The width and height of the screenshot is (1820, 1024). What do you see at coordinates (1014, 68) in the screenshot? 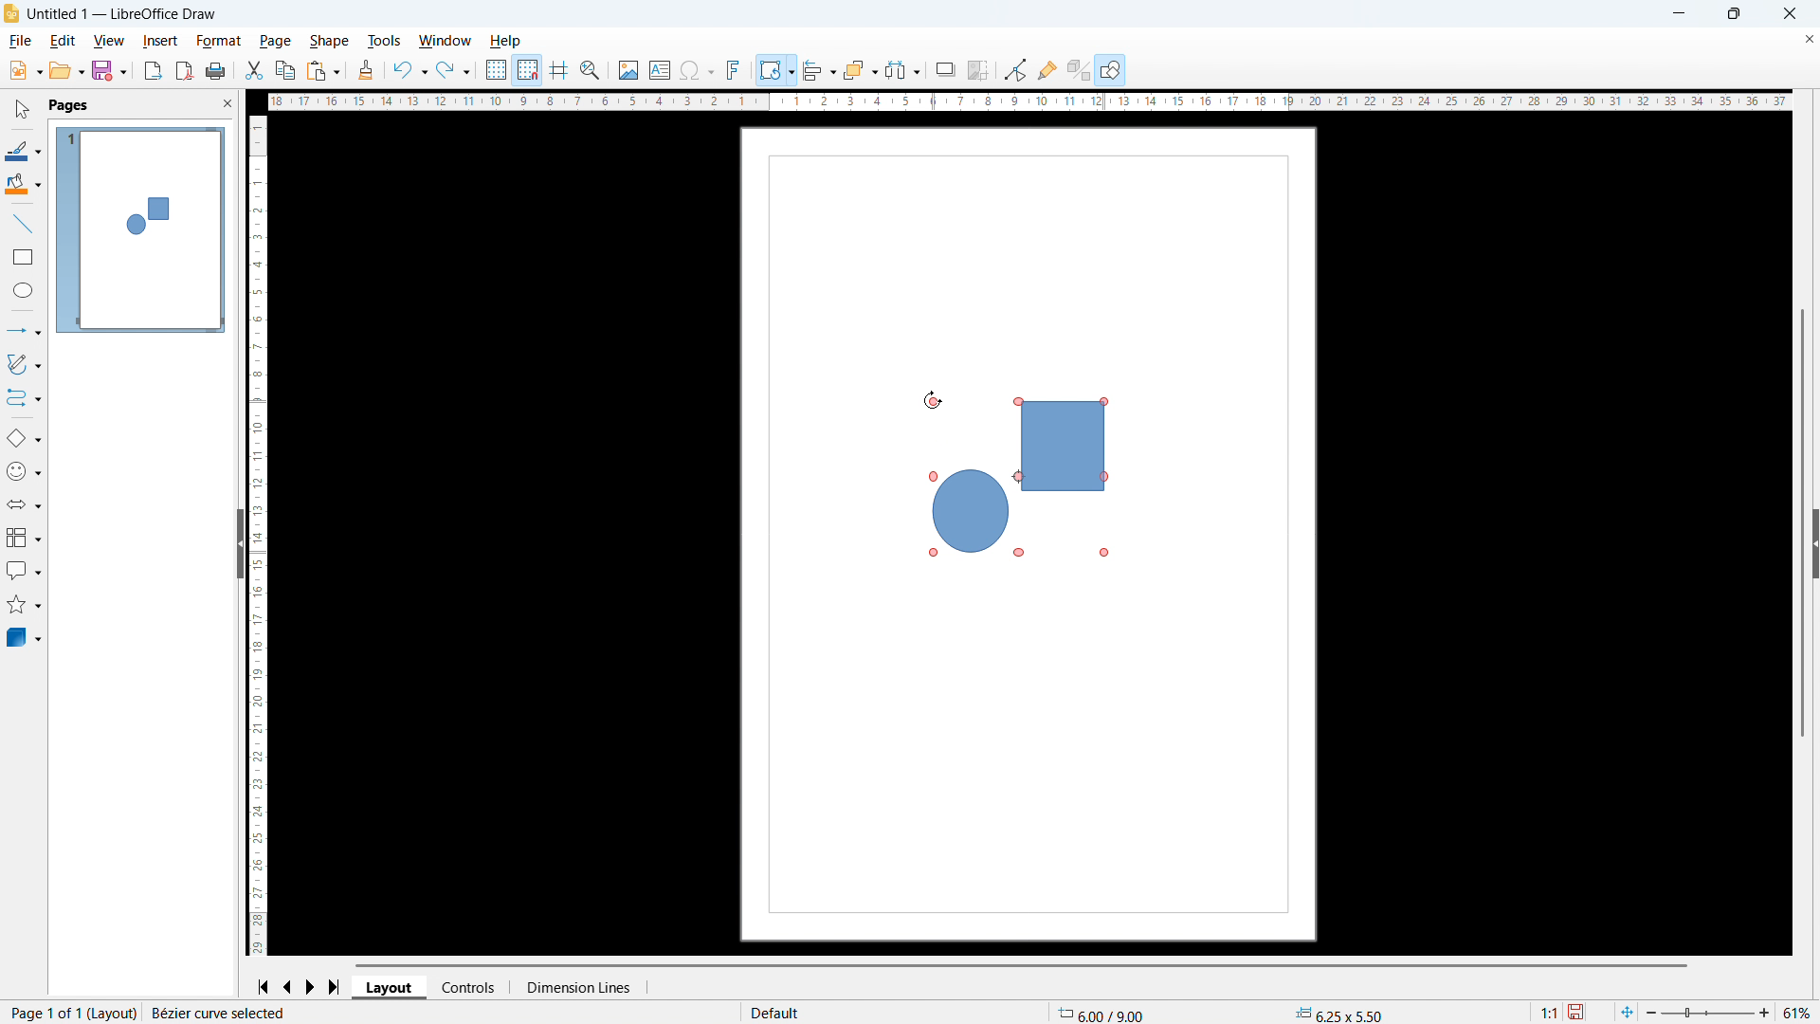
I see `Toggle point edit mode ` at bounding box center [1014, 68].